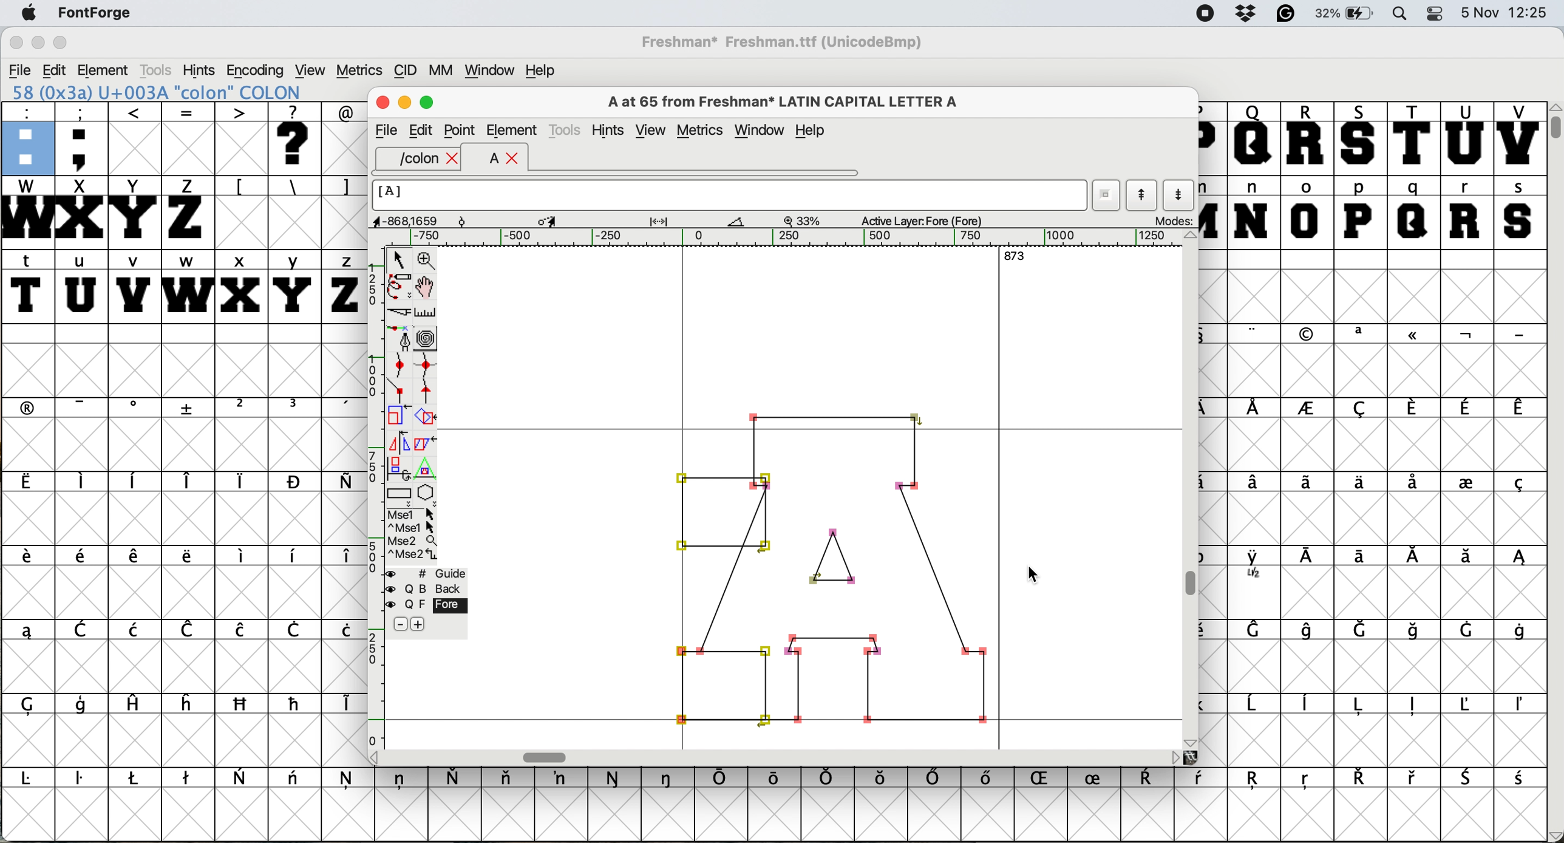 The image size is (1564, 843). Describe the element at coordinates (1519, 211) in the screenshot. I see `s` at that location.